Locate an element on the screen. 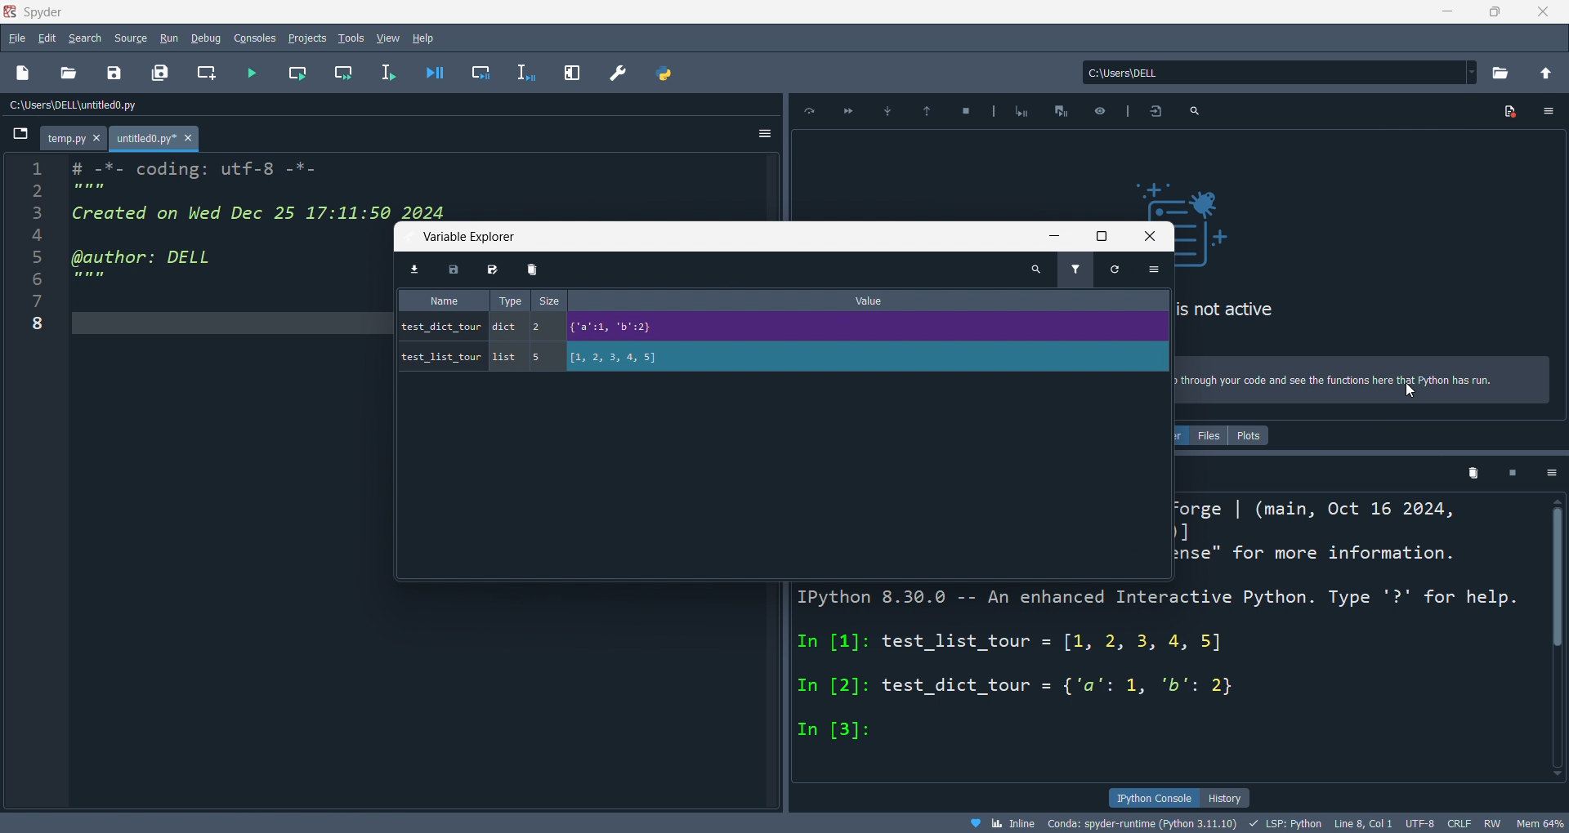 The height and width of the screenshot is (833, 1569). > through your code and see the functions here that python has run is located at coordinates (1347, 378).